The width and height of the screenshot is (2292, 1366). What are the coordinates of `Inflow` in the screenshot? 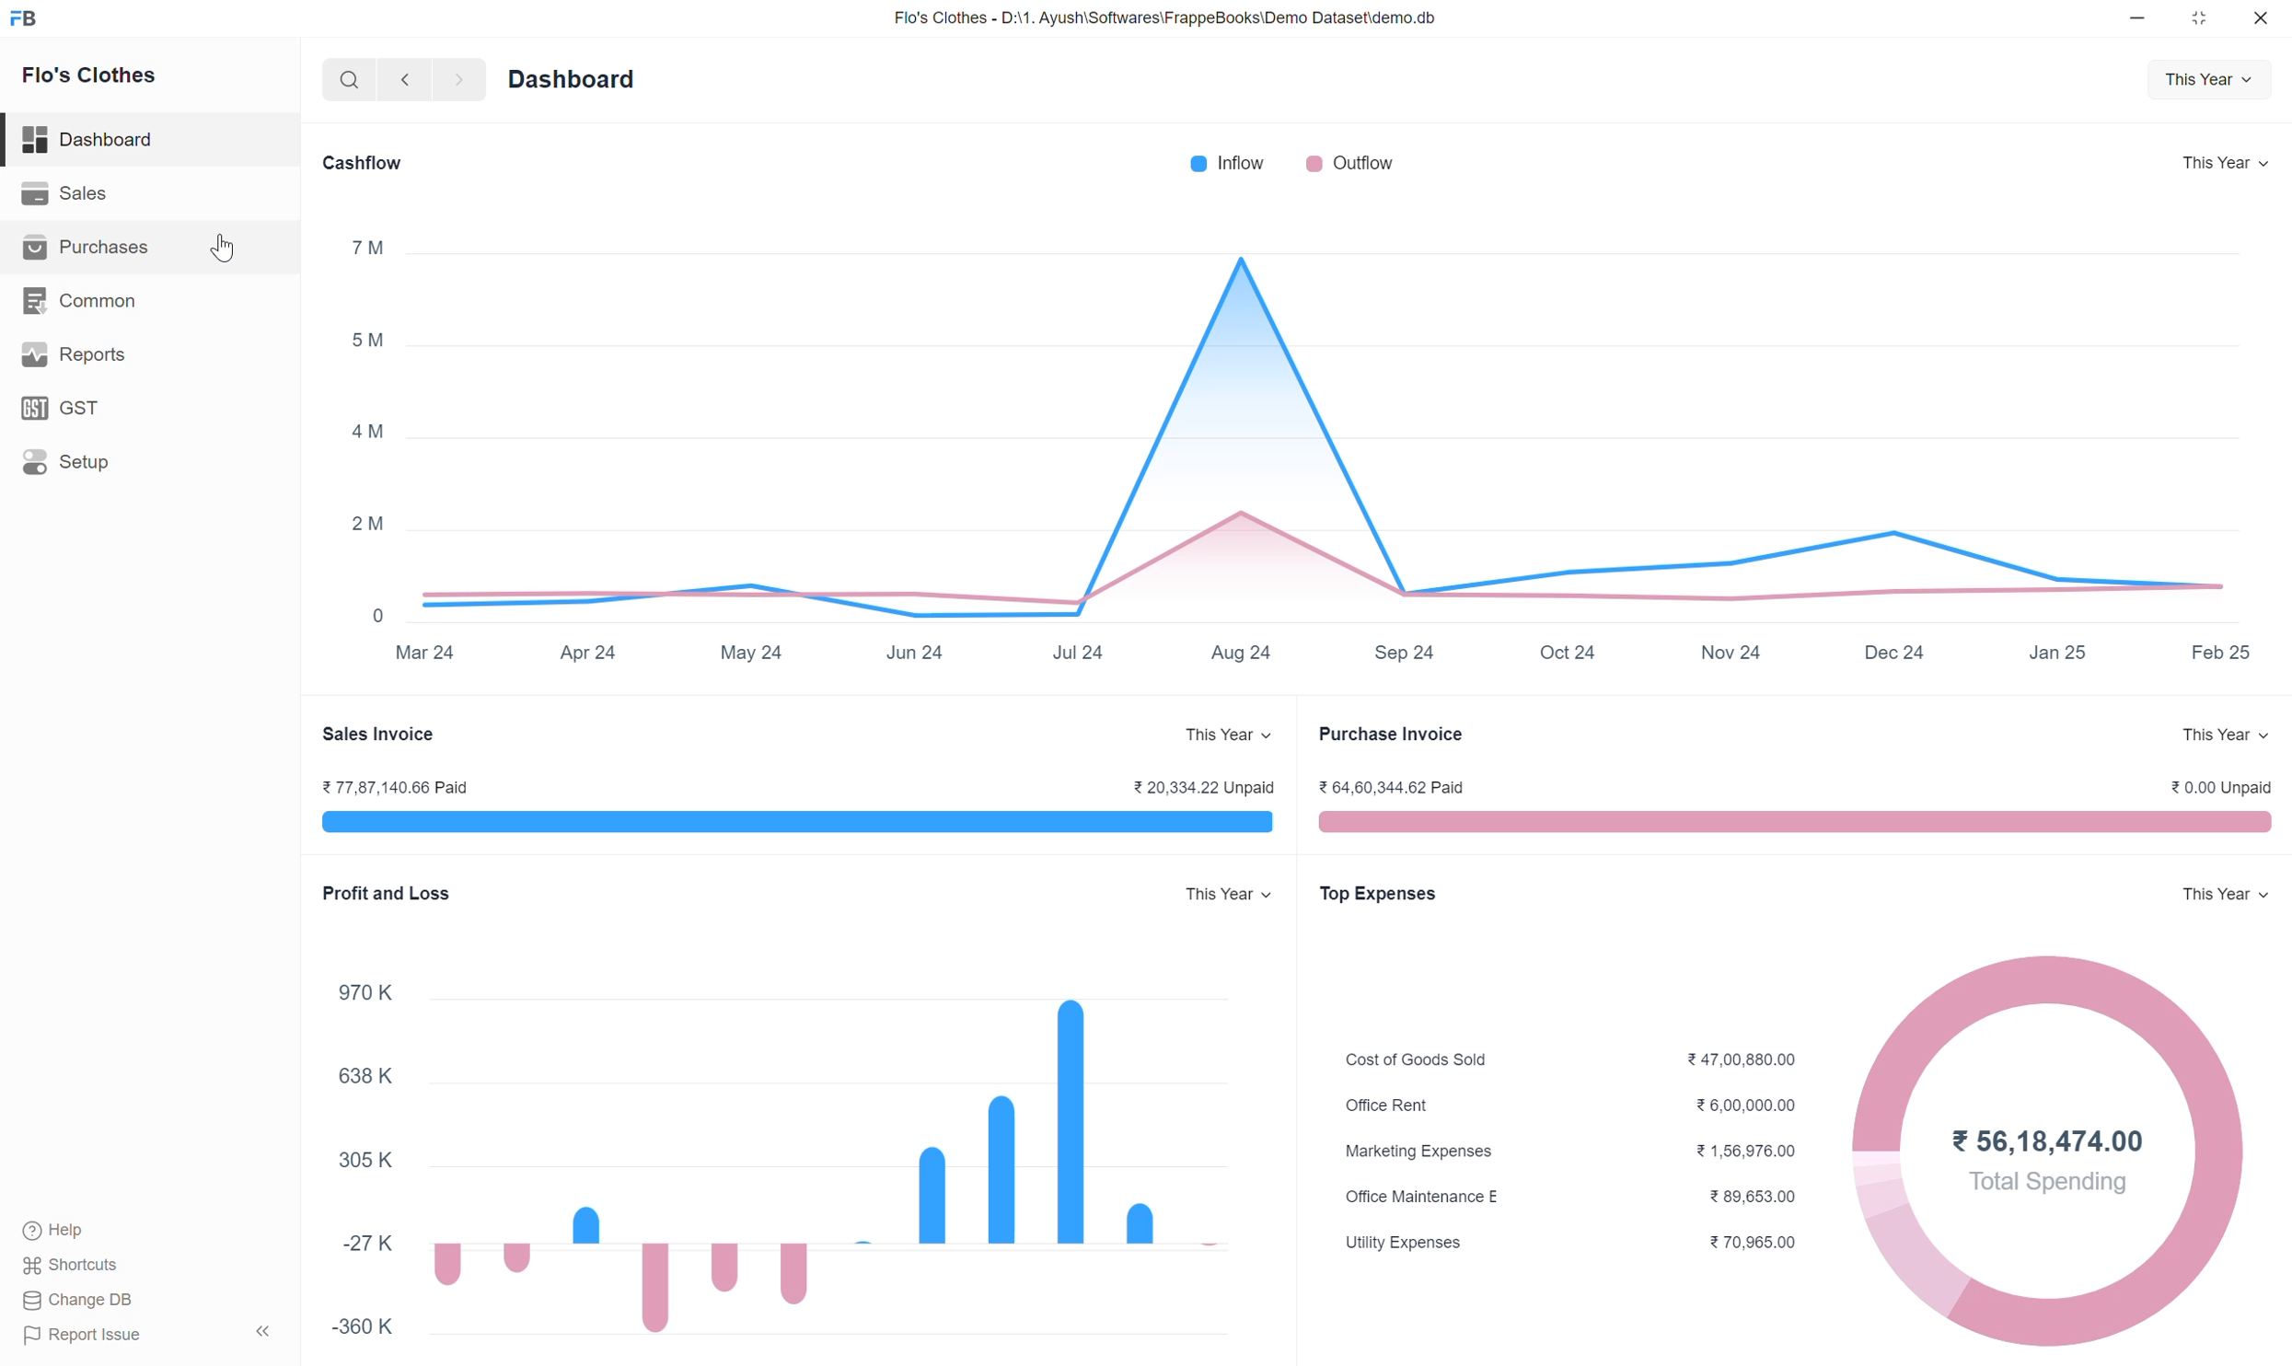 It's located at (1228, 163).